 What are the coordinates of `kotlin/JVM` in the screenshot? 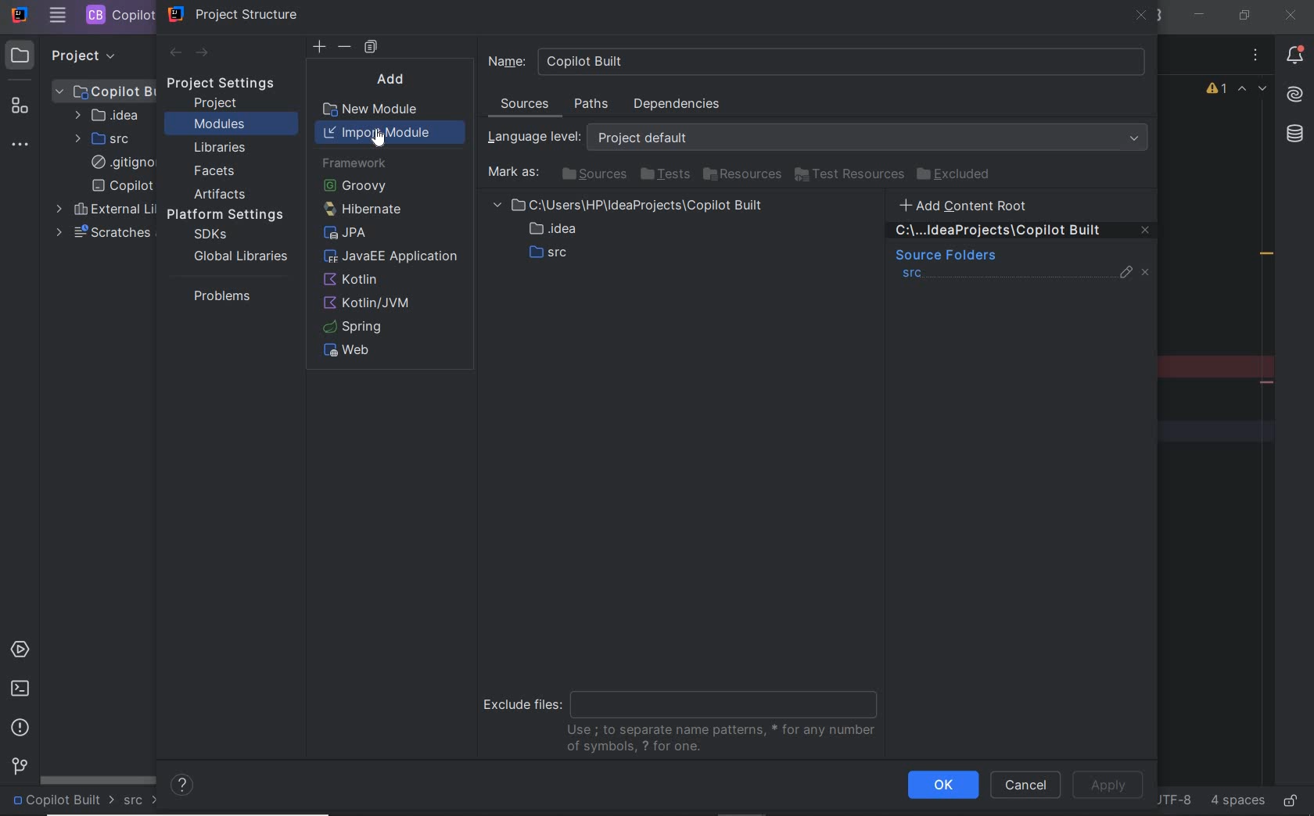 It's located at (371, 303).